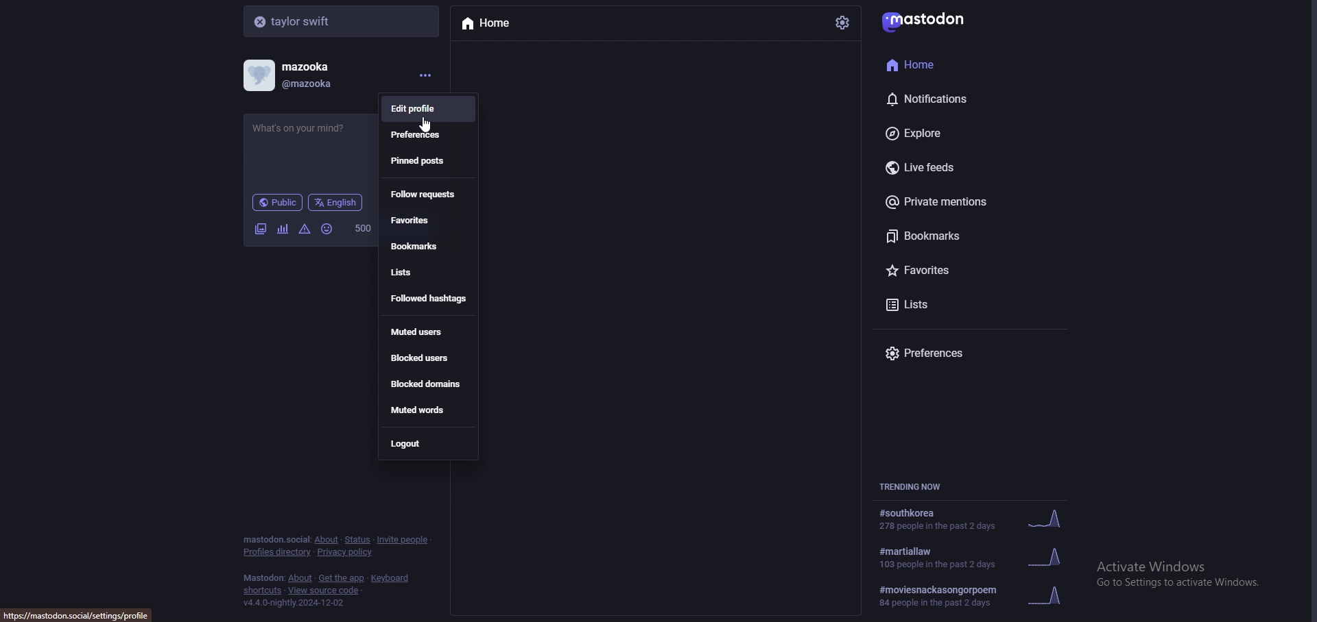 The height and width of the screenshot is (622, 1317). Describe the element at coordinates (842, 22) in the screenshot. I see `settings` at that location.